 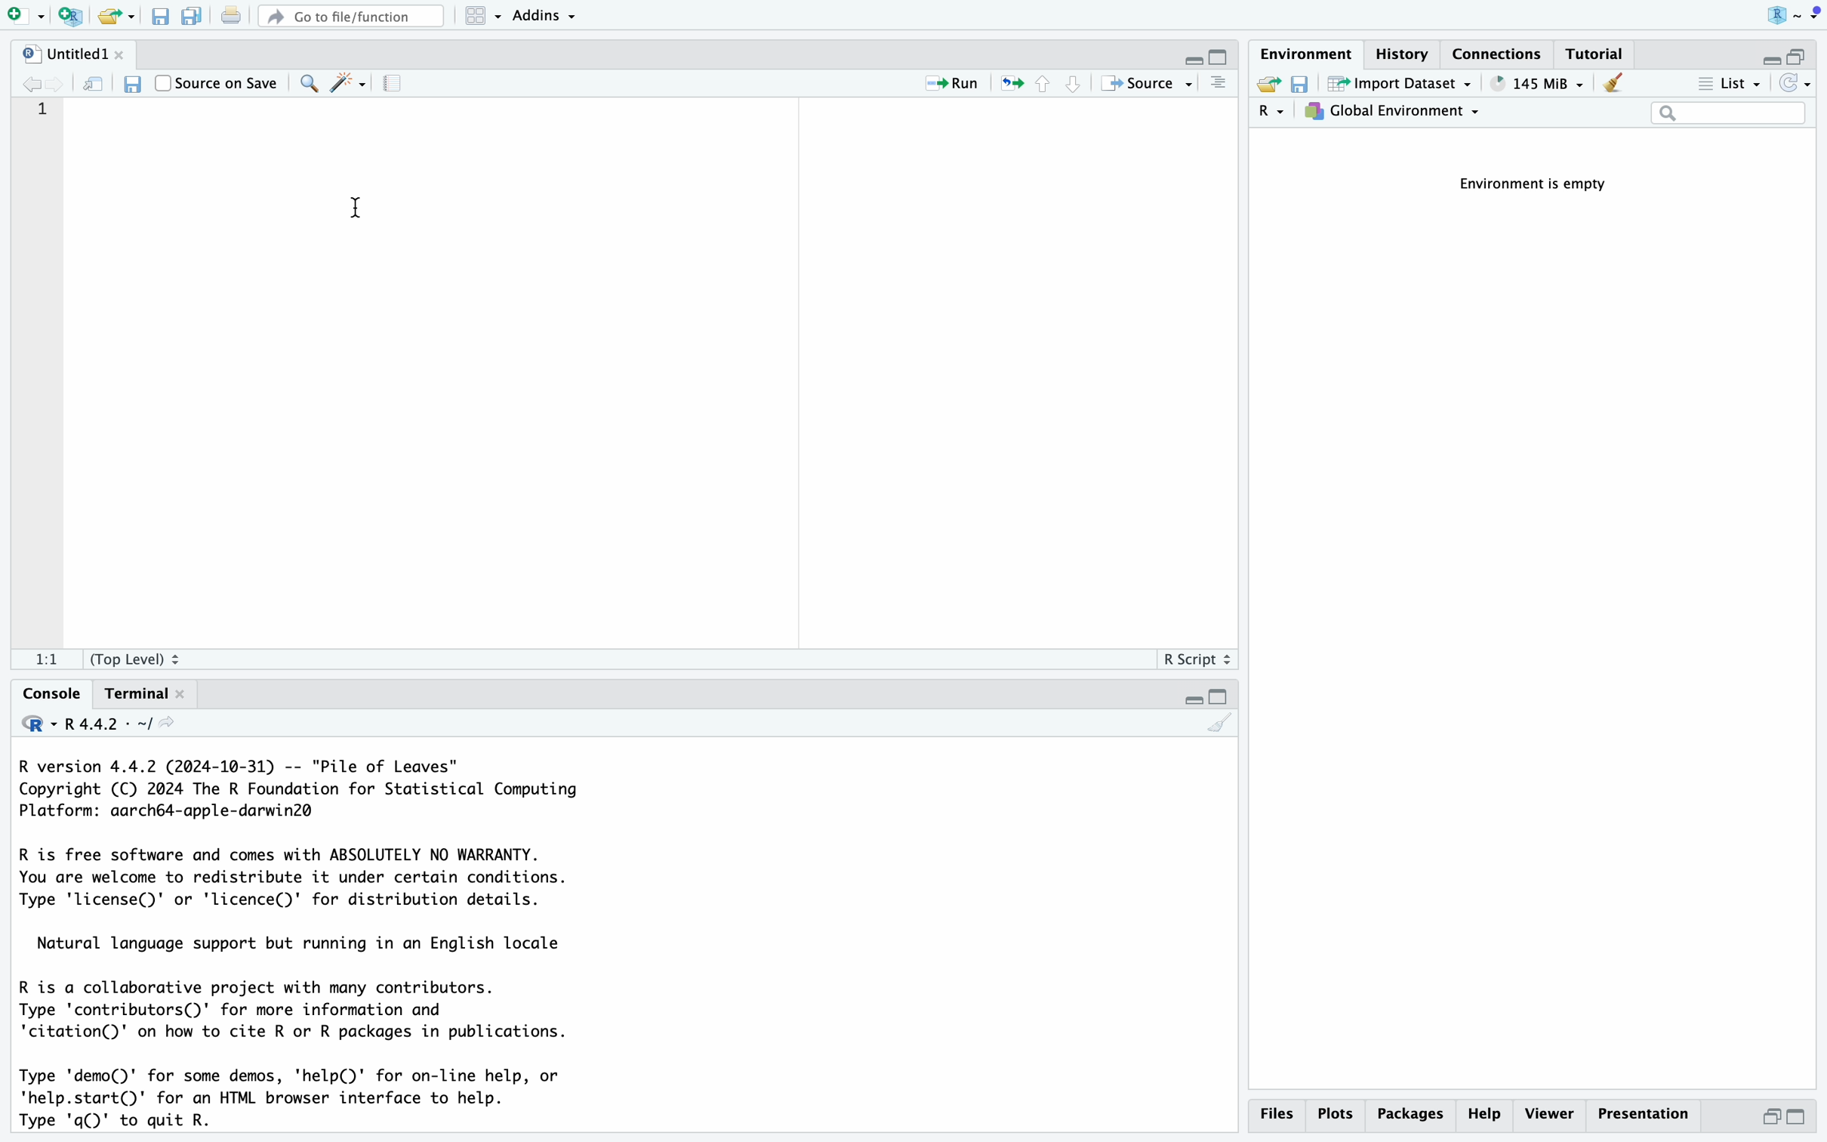 I want to click on search field, so click(x=1728, y=115).